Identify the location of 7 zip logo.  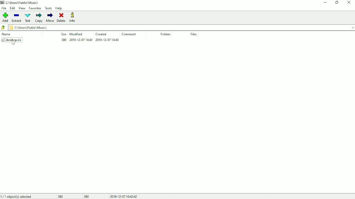
(3, 3).